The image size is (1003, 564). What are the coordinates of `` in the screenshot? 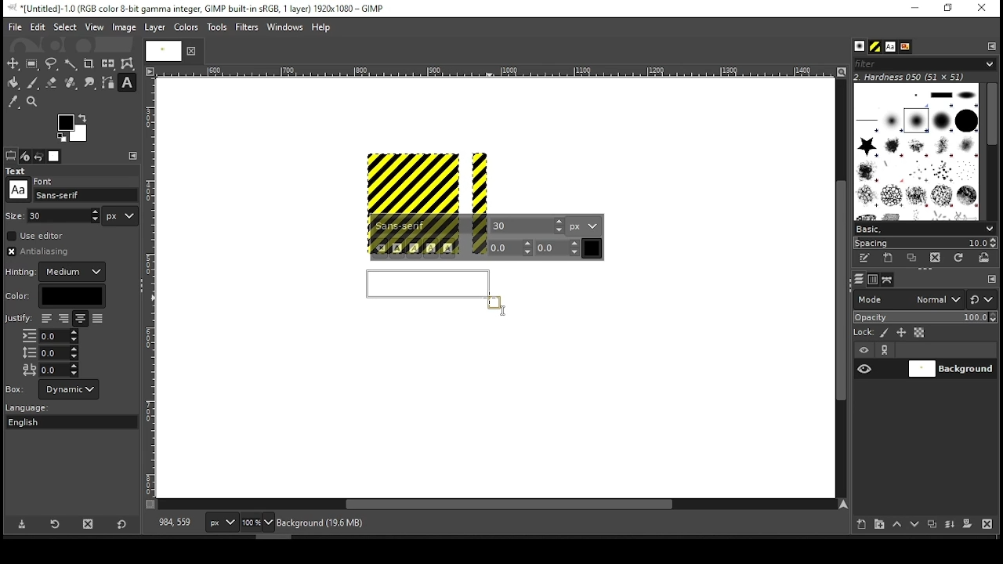 It's located at (15, 215).